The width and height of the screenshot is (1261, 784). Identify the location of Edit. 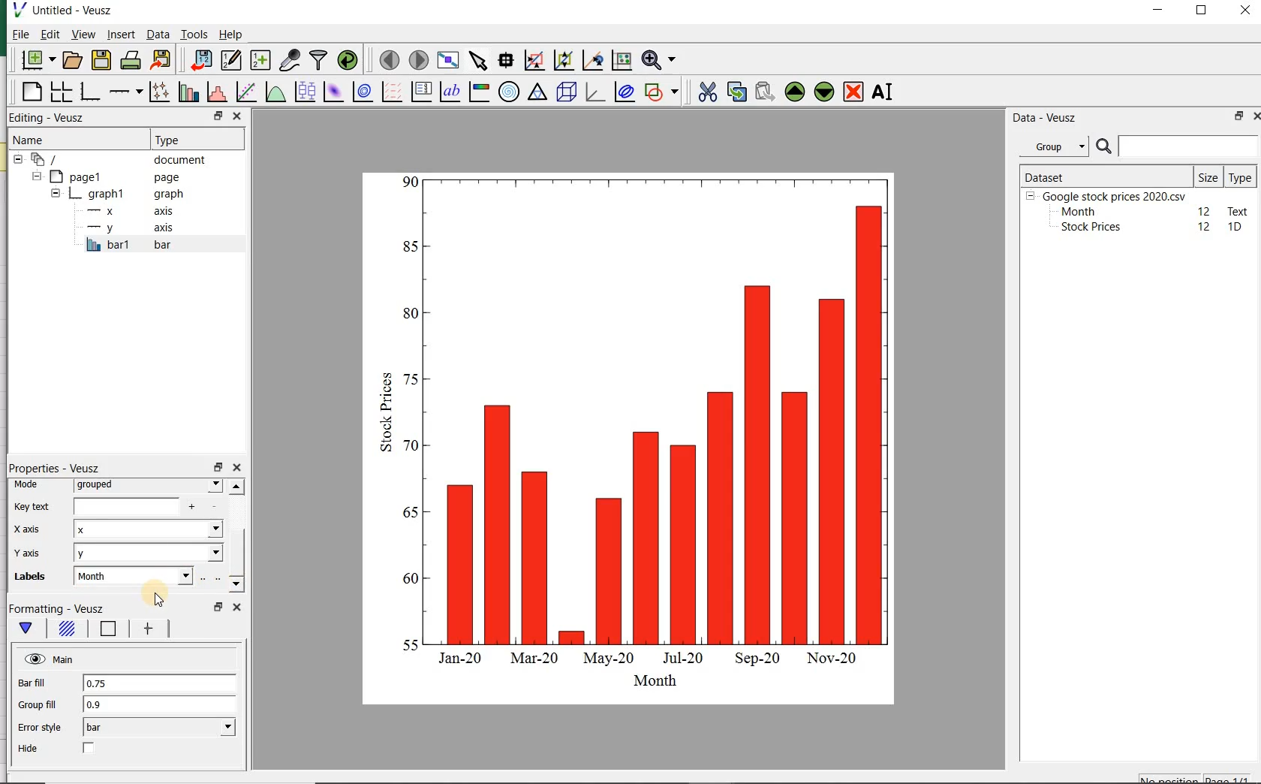
(49, 34).